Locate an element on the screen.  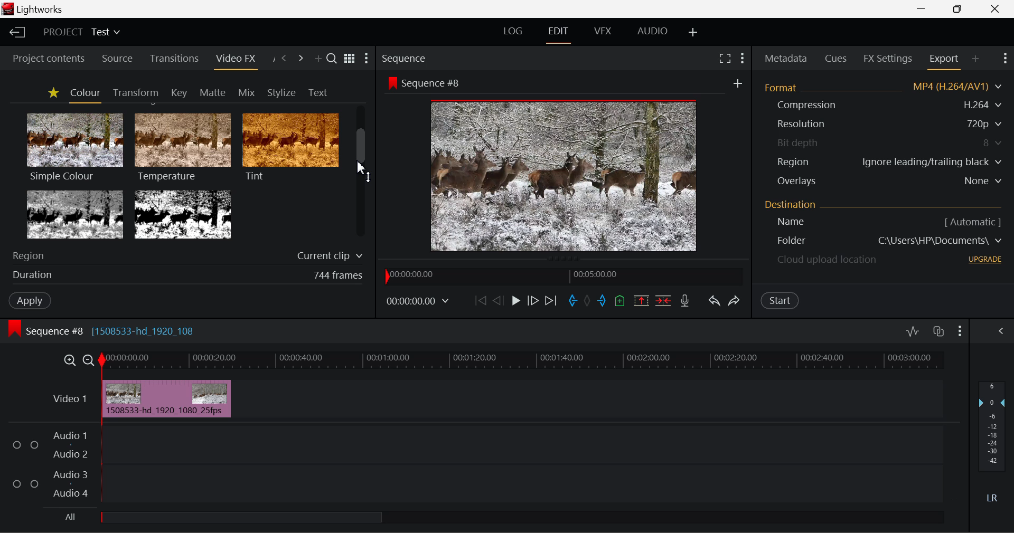
Tint is located at coordinates (289, 147).